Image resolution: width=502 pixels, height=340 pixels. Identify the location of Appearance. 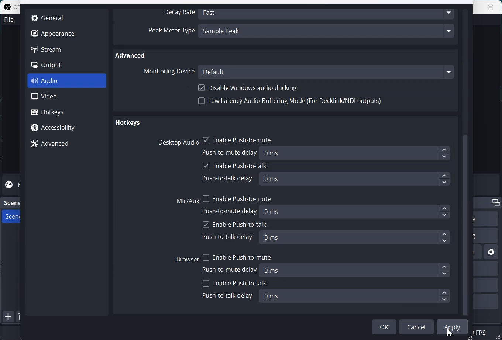
(52, 33).